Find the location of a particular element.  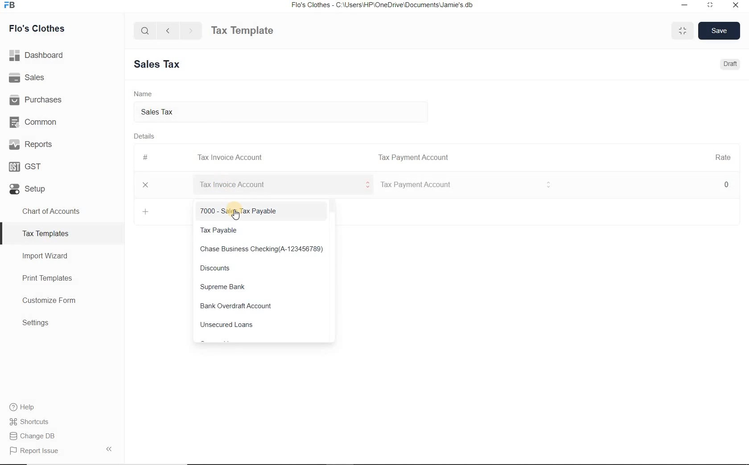

FB Logo is located at coordinates (9, 5).